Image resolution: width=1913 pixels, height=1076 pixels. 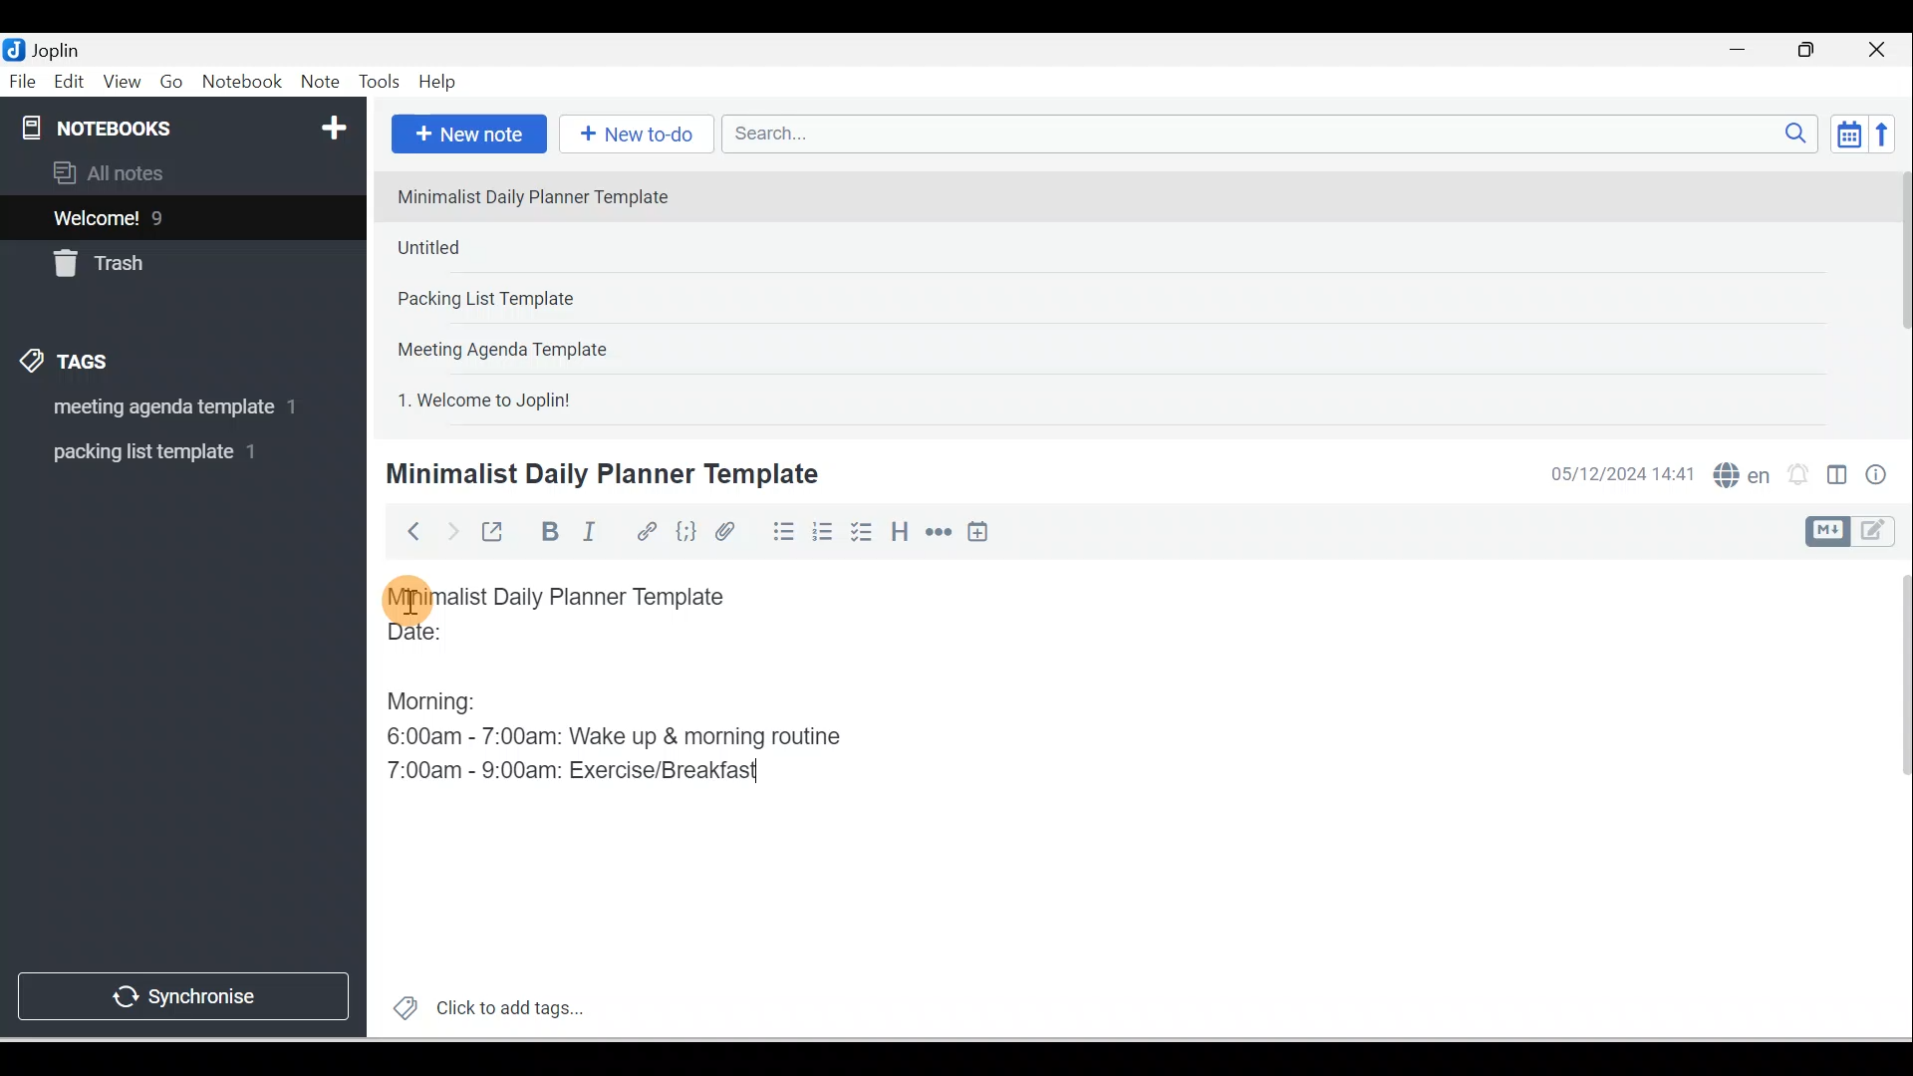 I want to click on Italic, so click(x=593, y=535).